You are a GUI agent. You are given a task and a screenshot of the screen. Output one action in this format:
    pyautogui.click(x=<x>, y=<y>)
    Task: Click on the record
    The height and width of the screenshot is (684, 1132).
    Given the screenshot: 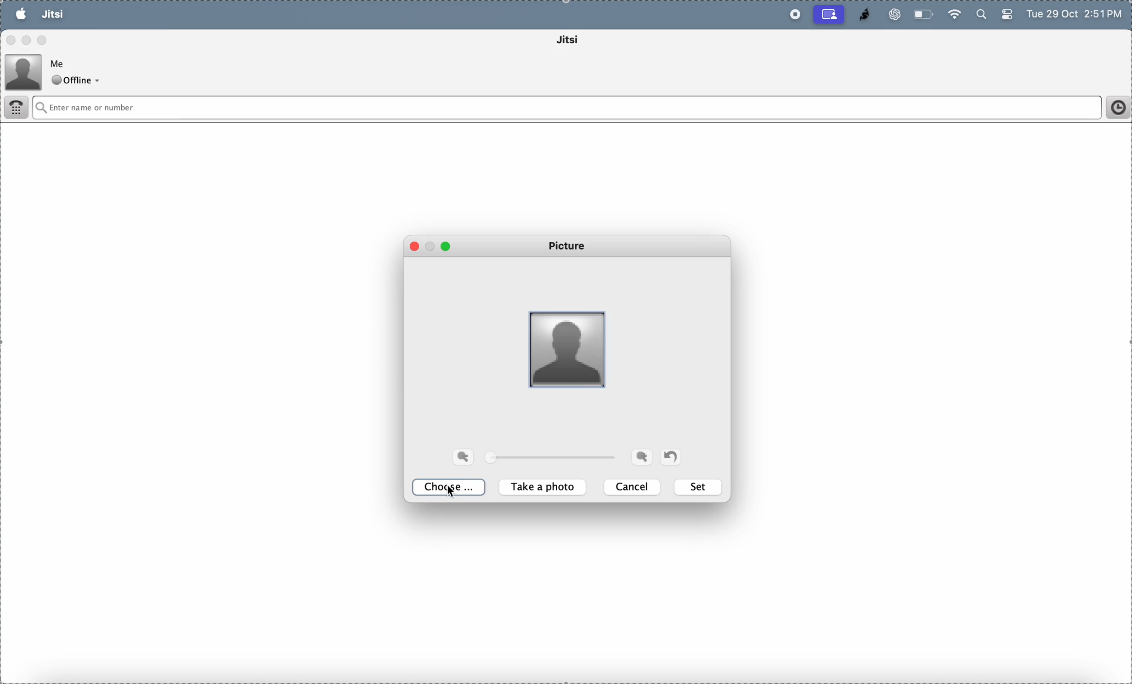 What is the action you would take?
    pyautogui.click(x=792, y=15)
    